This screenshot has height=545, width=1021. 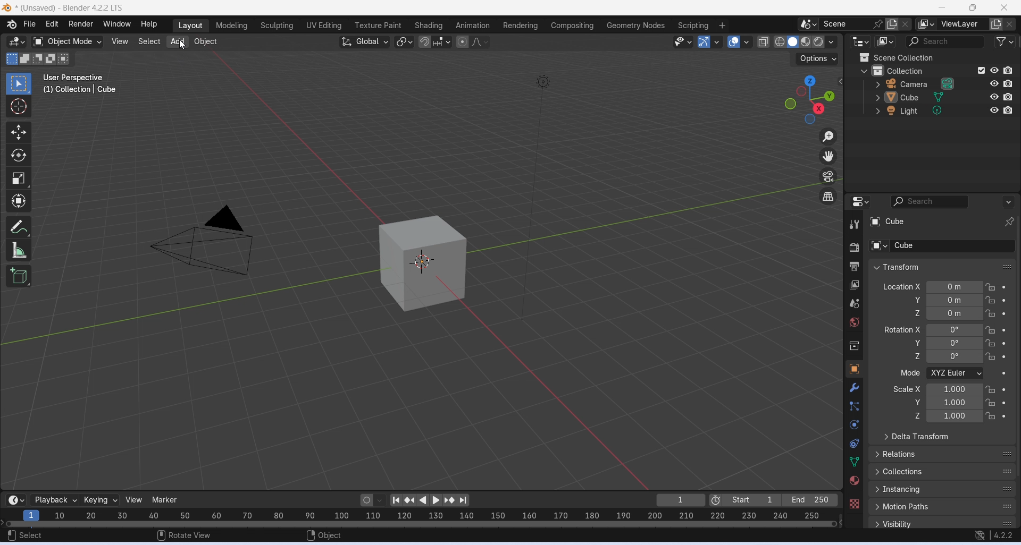 I want to click on View, so click(x=120, y=41).